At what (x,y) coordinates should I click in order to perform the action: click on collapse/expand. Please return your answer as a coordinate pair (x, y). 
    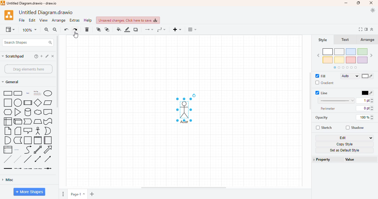
    Looking at the image, I should click on (372, 29).